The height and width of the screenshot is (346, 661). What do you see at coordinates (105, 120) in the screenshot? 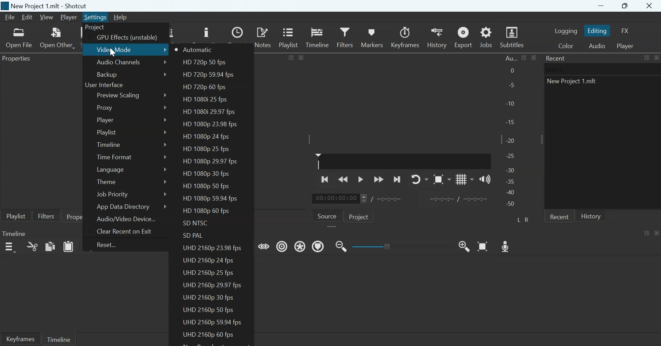
I see `Player` at bounding box center [105, 120].